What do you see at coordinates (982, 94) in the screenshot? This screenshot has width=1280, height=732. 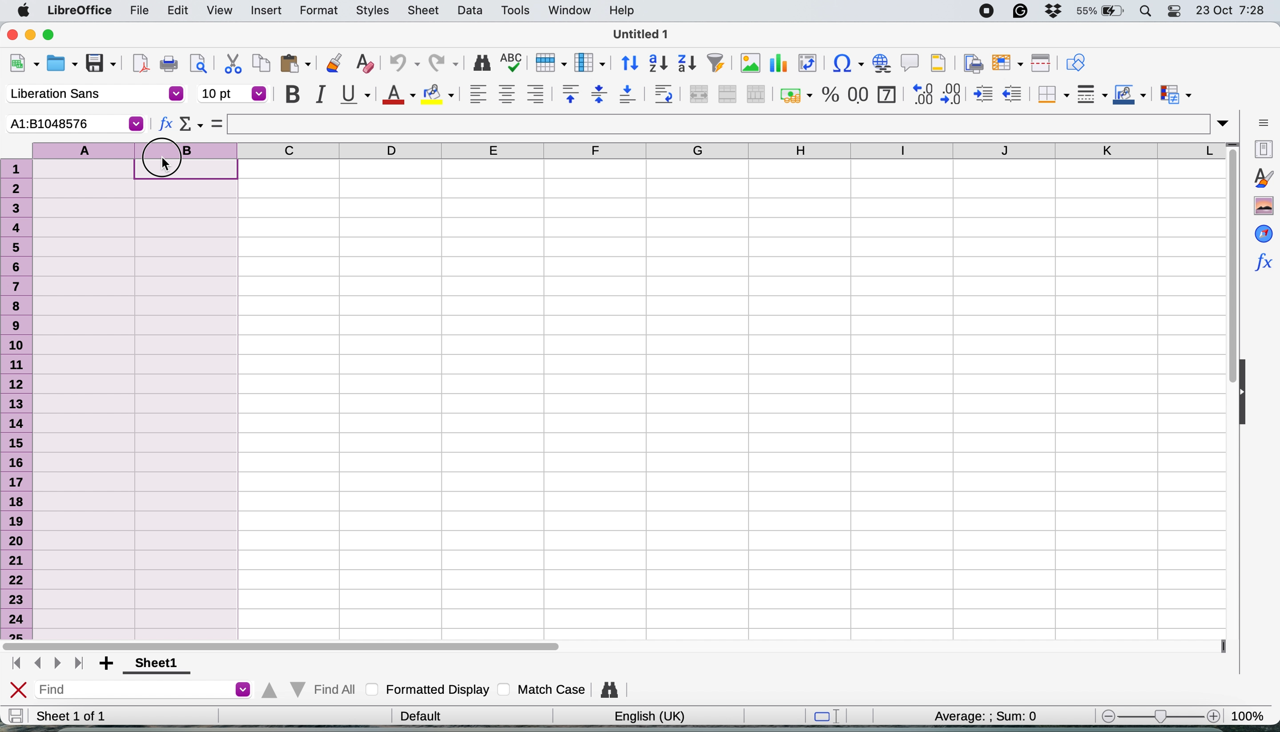 I see `increase indent` at bounding box center [982, 94].